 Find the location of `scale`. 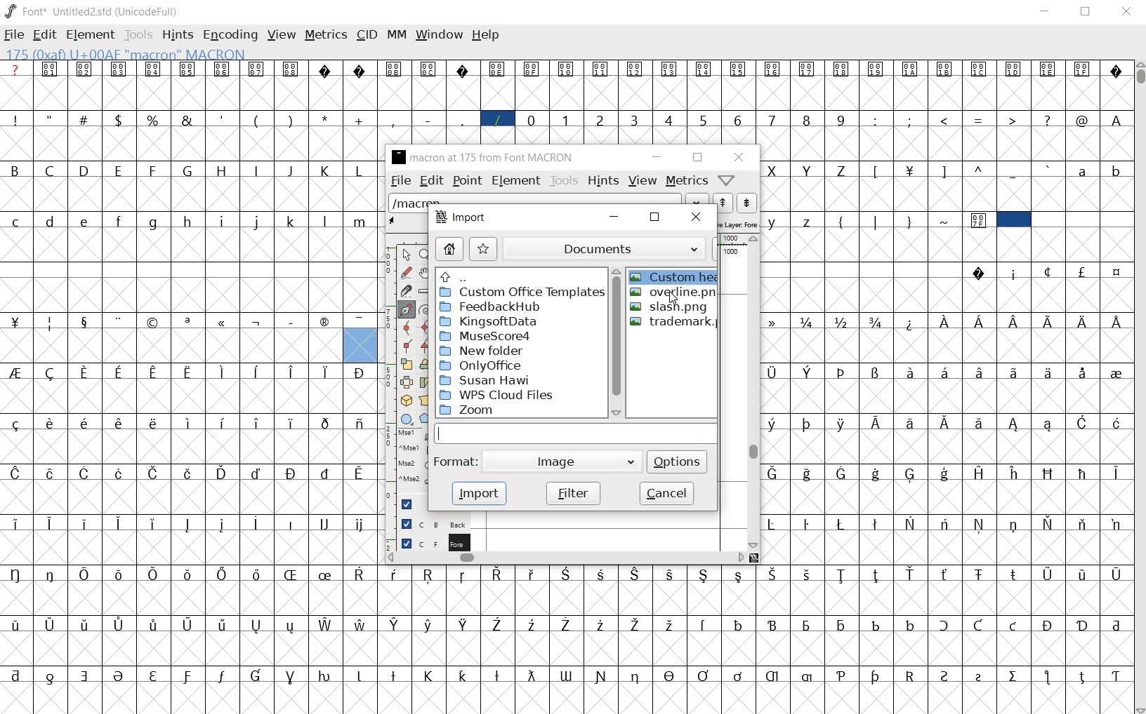

scale is located at coordinates (407, 364).